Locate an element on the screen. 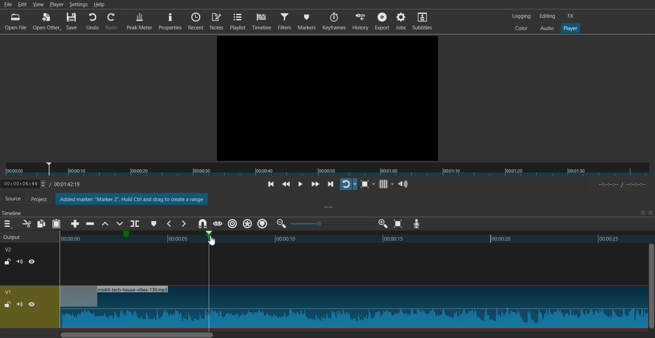  Overwrite is located at coordinates (119, 224).